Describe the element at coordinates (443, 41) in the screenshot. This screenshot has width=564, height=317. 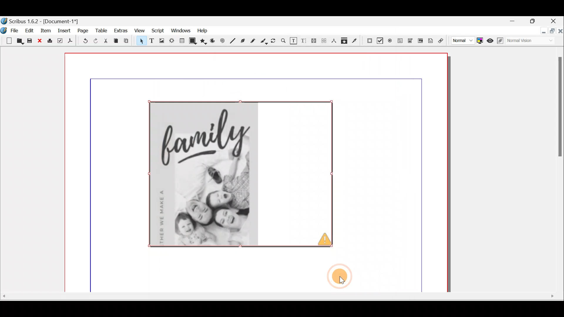
I see `Link annotation` at that location.